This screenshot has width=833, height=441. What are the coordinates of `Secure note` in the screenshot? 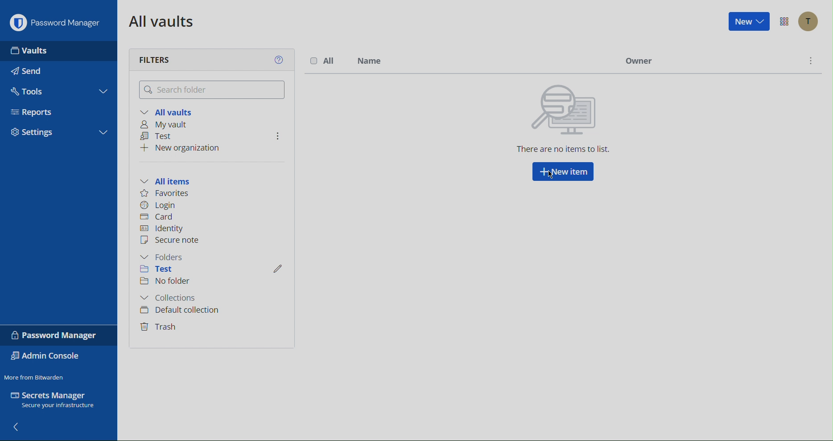 It's located at (175, 242).